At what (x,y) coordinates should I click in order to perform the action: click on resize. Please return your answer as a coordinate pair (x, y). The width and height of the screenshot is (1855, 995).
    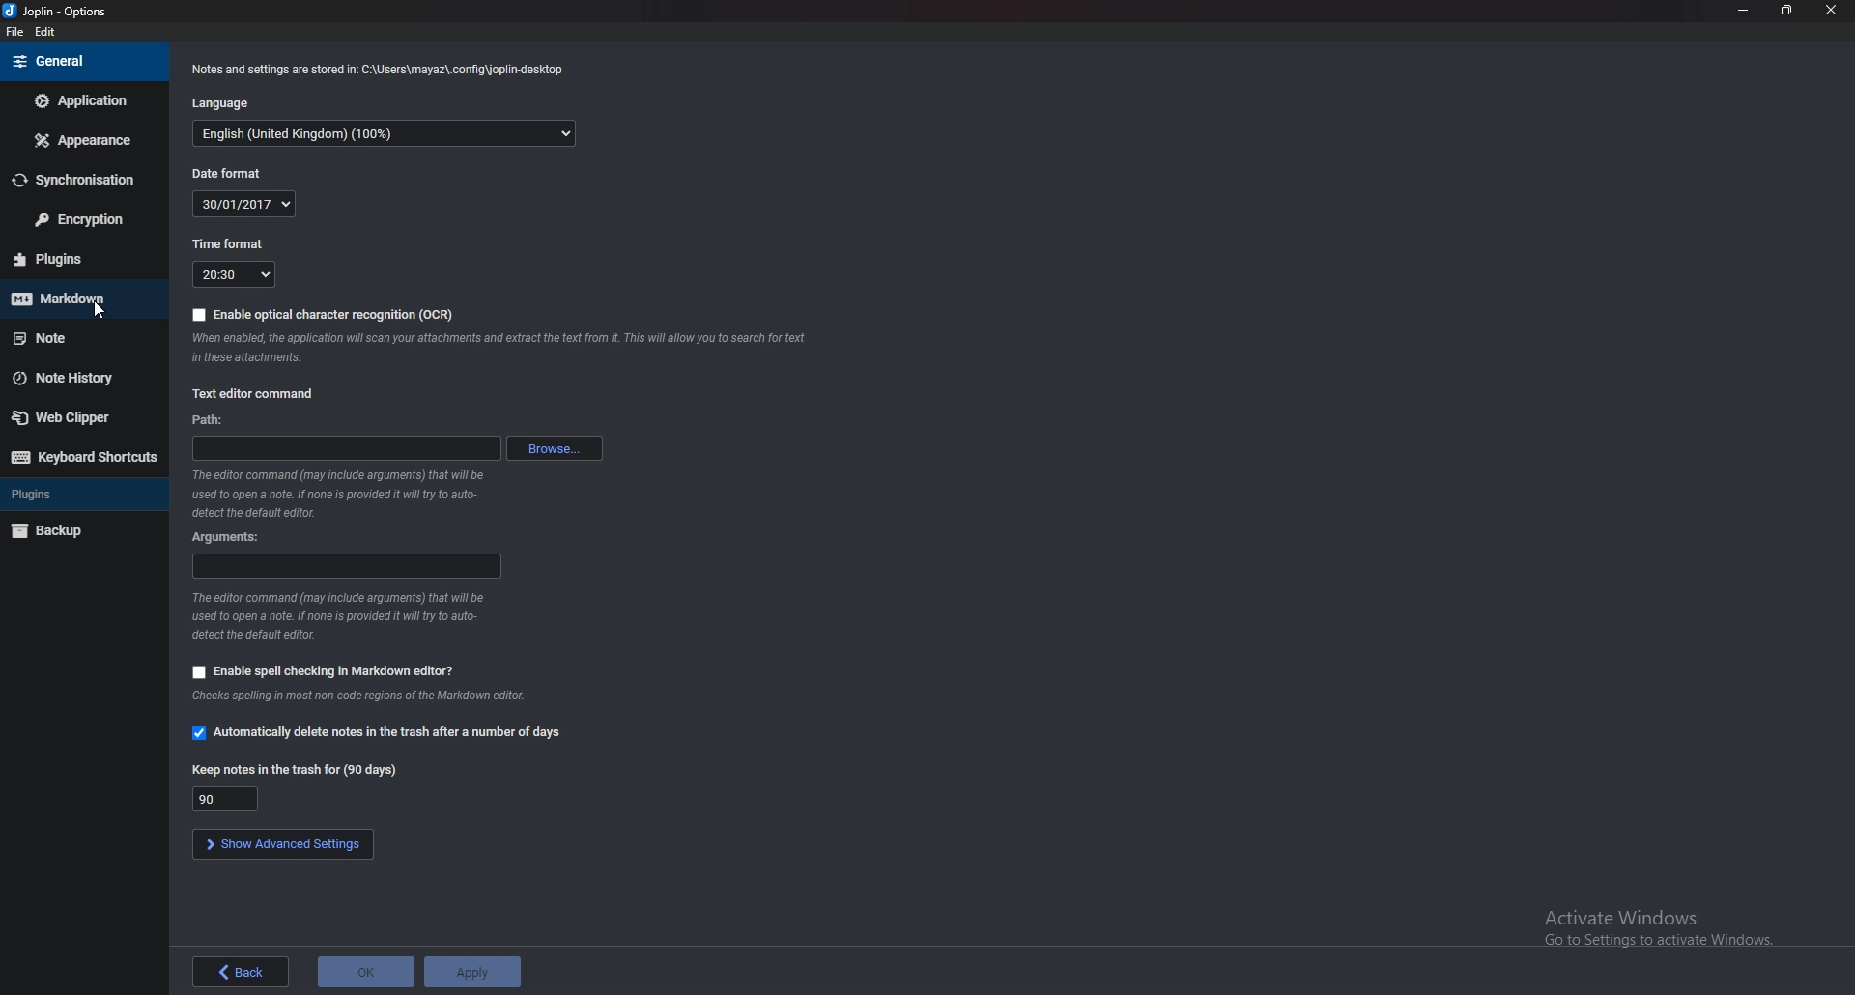
    Looking at the image, I should click on (1785, 11).